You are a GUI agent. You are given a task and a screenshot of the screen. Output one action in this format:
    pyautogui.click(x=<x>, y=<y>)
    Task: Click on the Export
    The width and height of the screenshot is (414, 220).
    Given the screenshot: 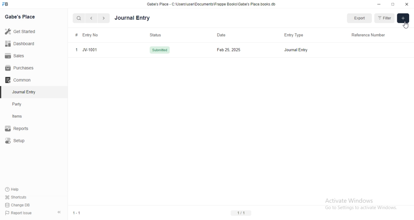 What is the action you would take?
    pyautogui.click(x=360, y=18)
    